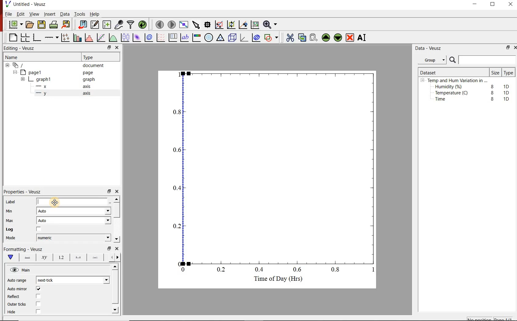 The height and width of the screenshot is (321, 517). I want to click on plot key, so click(174, 38).